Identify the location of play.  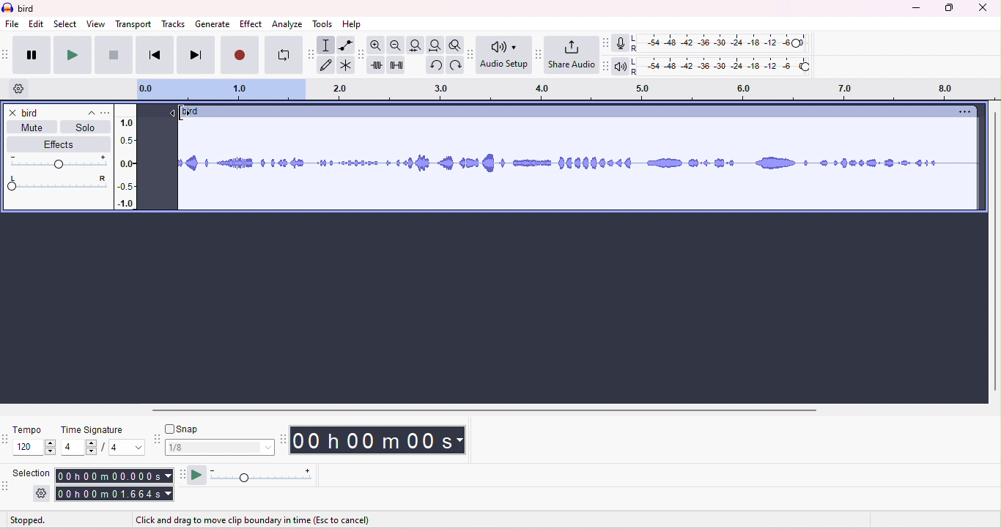
(72, 55).